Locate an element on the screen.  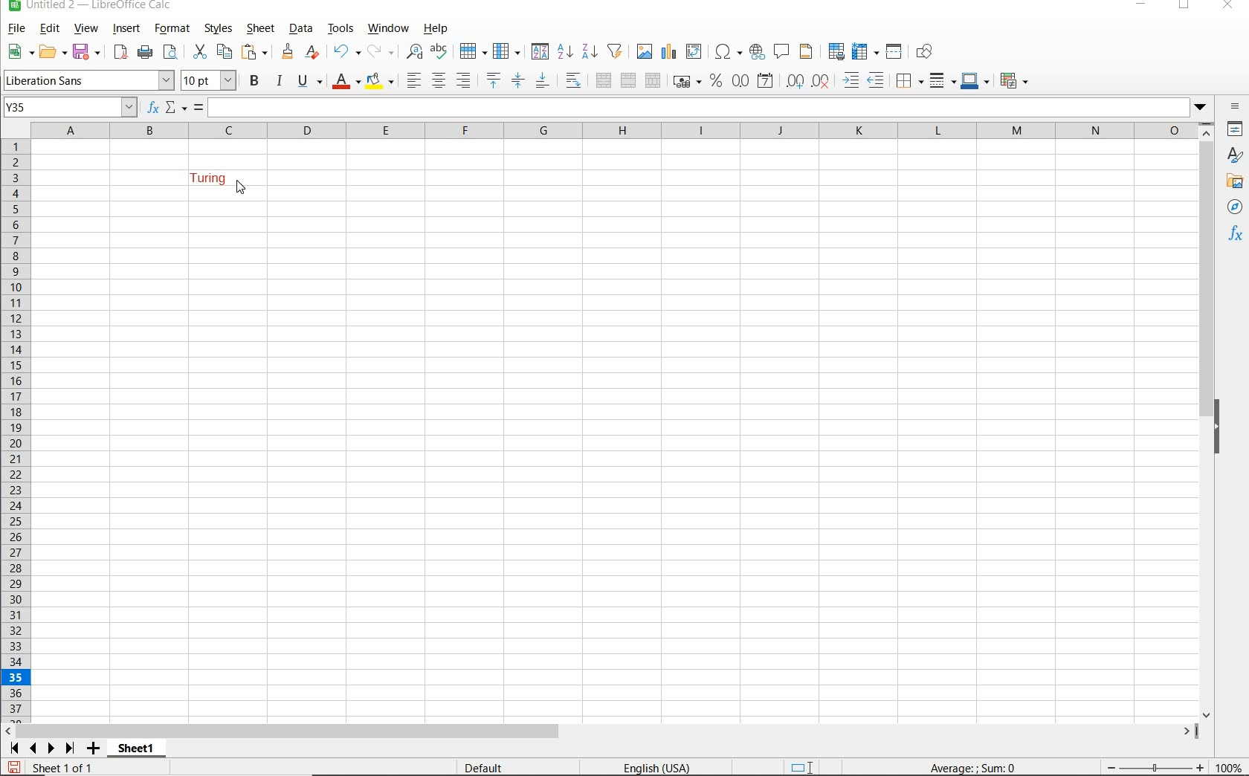
SAVE is located at coordinates (86, 51).